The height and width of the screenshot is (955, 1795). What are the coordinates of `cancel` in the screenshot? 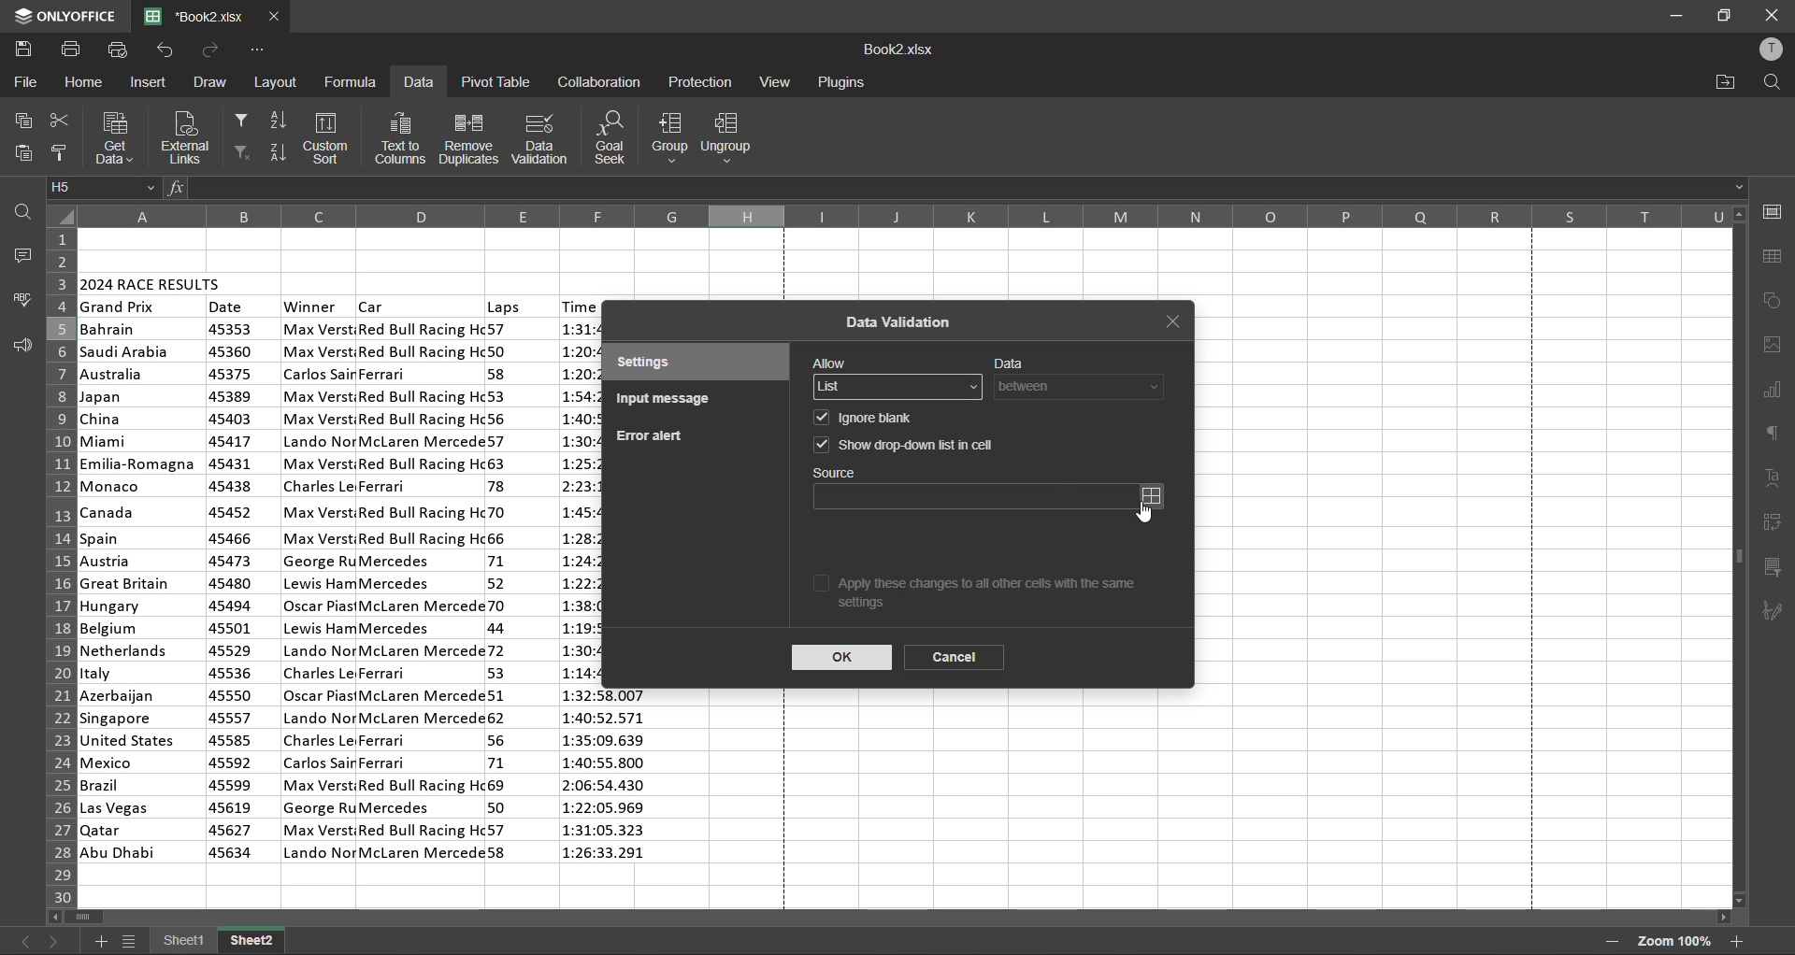 It's located at (954, 659).